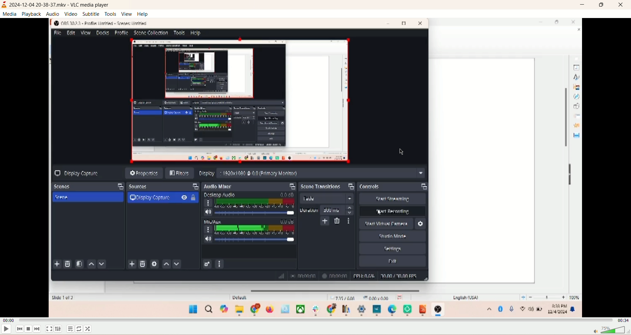 Image resolution: width=631 pixels, height=335 pixels. What do you see at coordinates (9, 320) in the screenshot?
I see `played time` at bounding box center [9, 320].